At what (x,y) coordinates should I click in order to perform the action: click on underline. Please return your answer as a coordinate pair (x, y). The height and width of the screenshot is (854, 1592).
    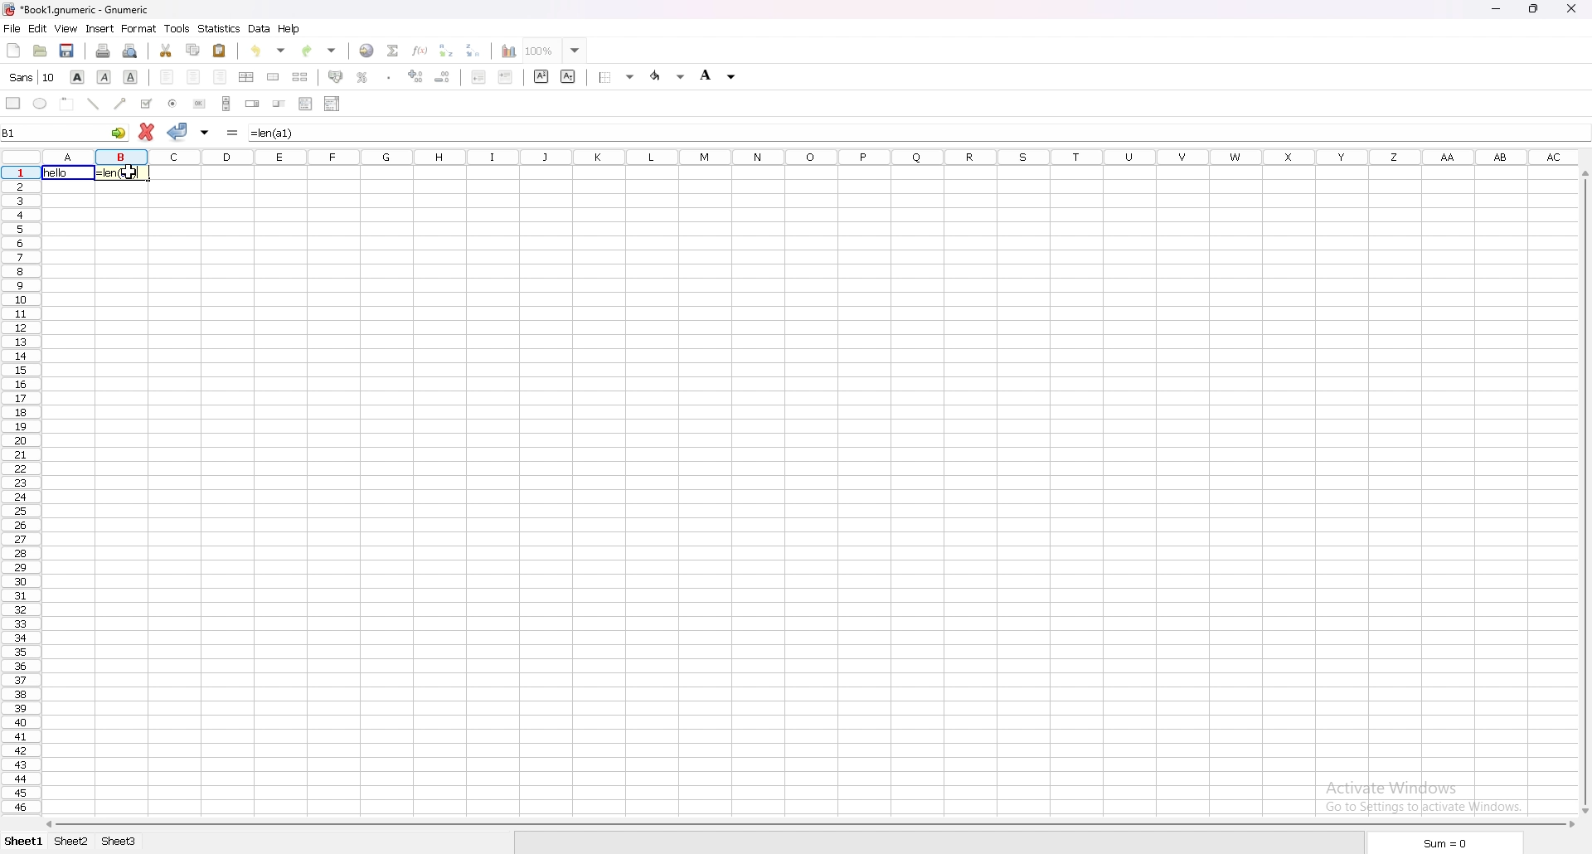
    Looking at the image, I should click on (132, 78).